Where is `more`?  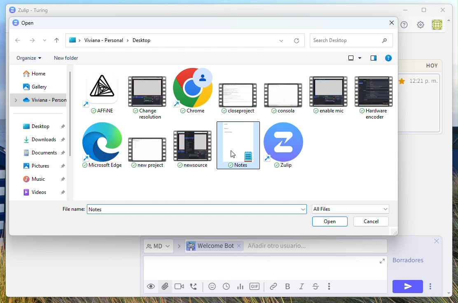
more is located at coordinates (331, 287).